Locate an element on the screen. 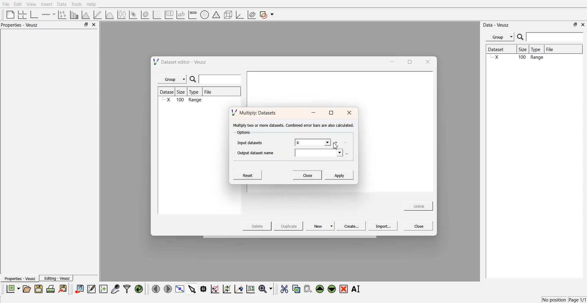 The height and width of the screenshot is (303, 587). view plot full screen is located at coordinates (179, 289).